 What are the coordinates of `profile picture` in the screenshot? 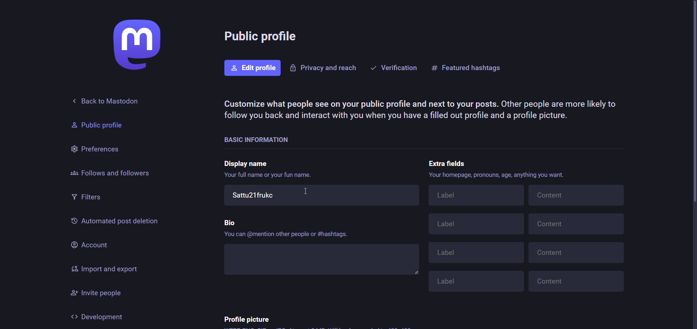 It's located at (246, 318).